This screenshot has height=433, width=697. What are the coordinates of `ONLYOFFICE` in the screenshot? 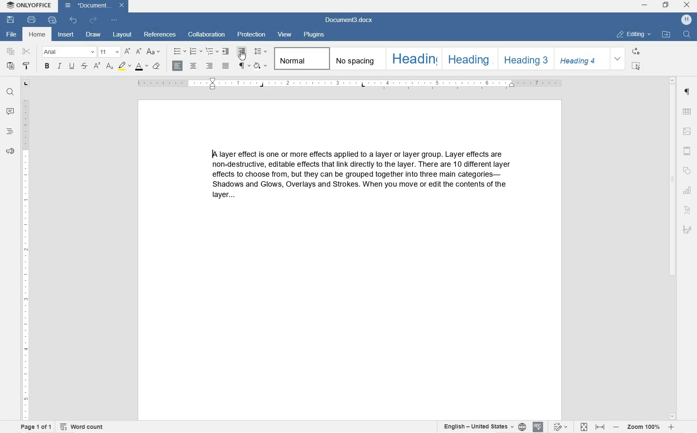 It's located at (28, 6).